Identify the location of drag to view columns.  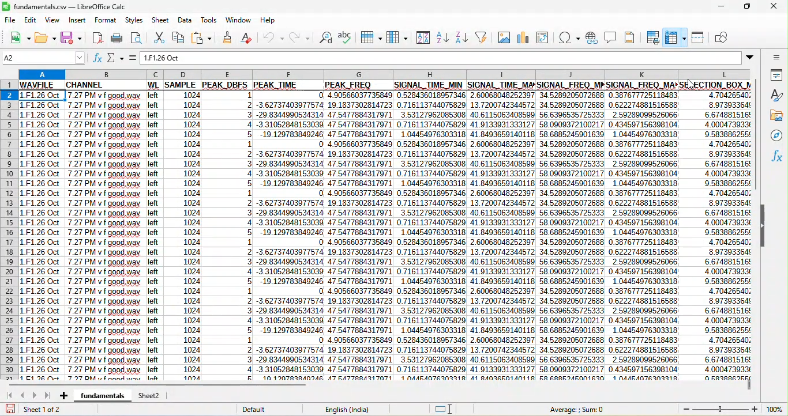
(748, 388).